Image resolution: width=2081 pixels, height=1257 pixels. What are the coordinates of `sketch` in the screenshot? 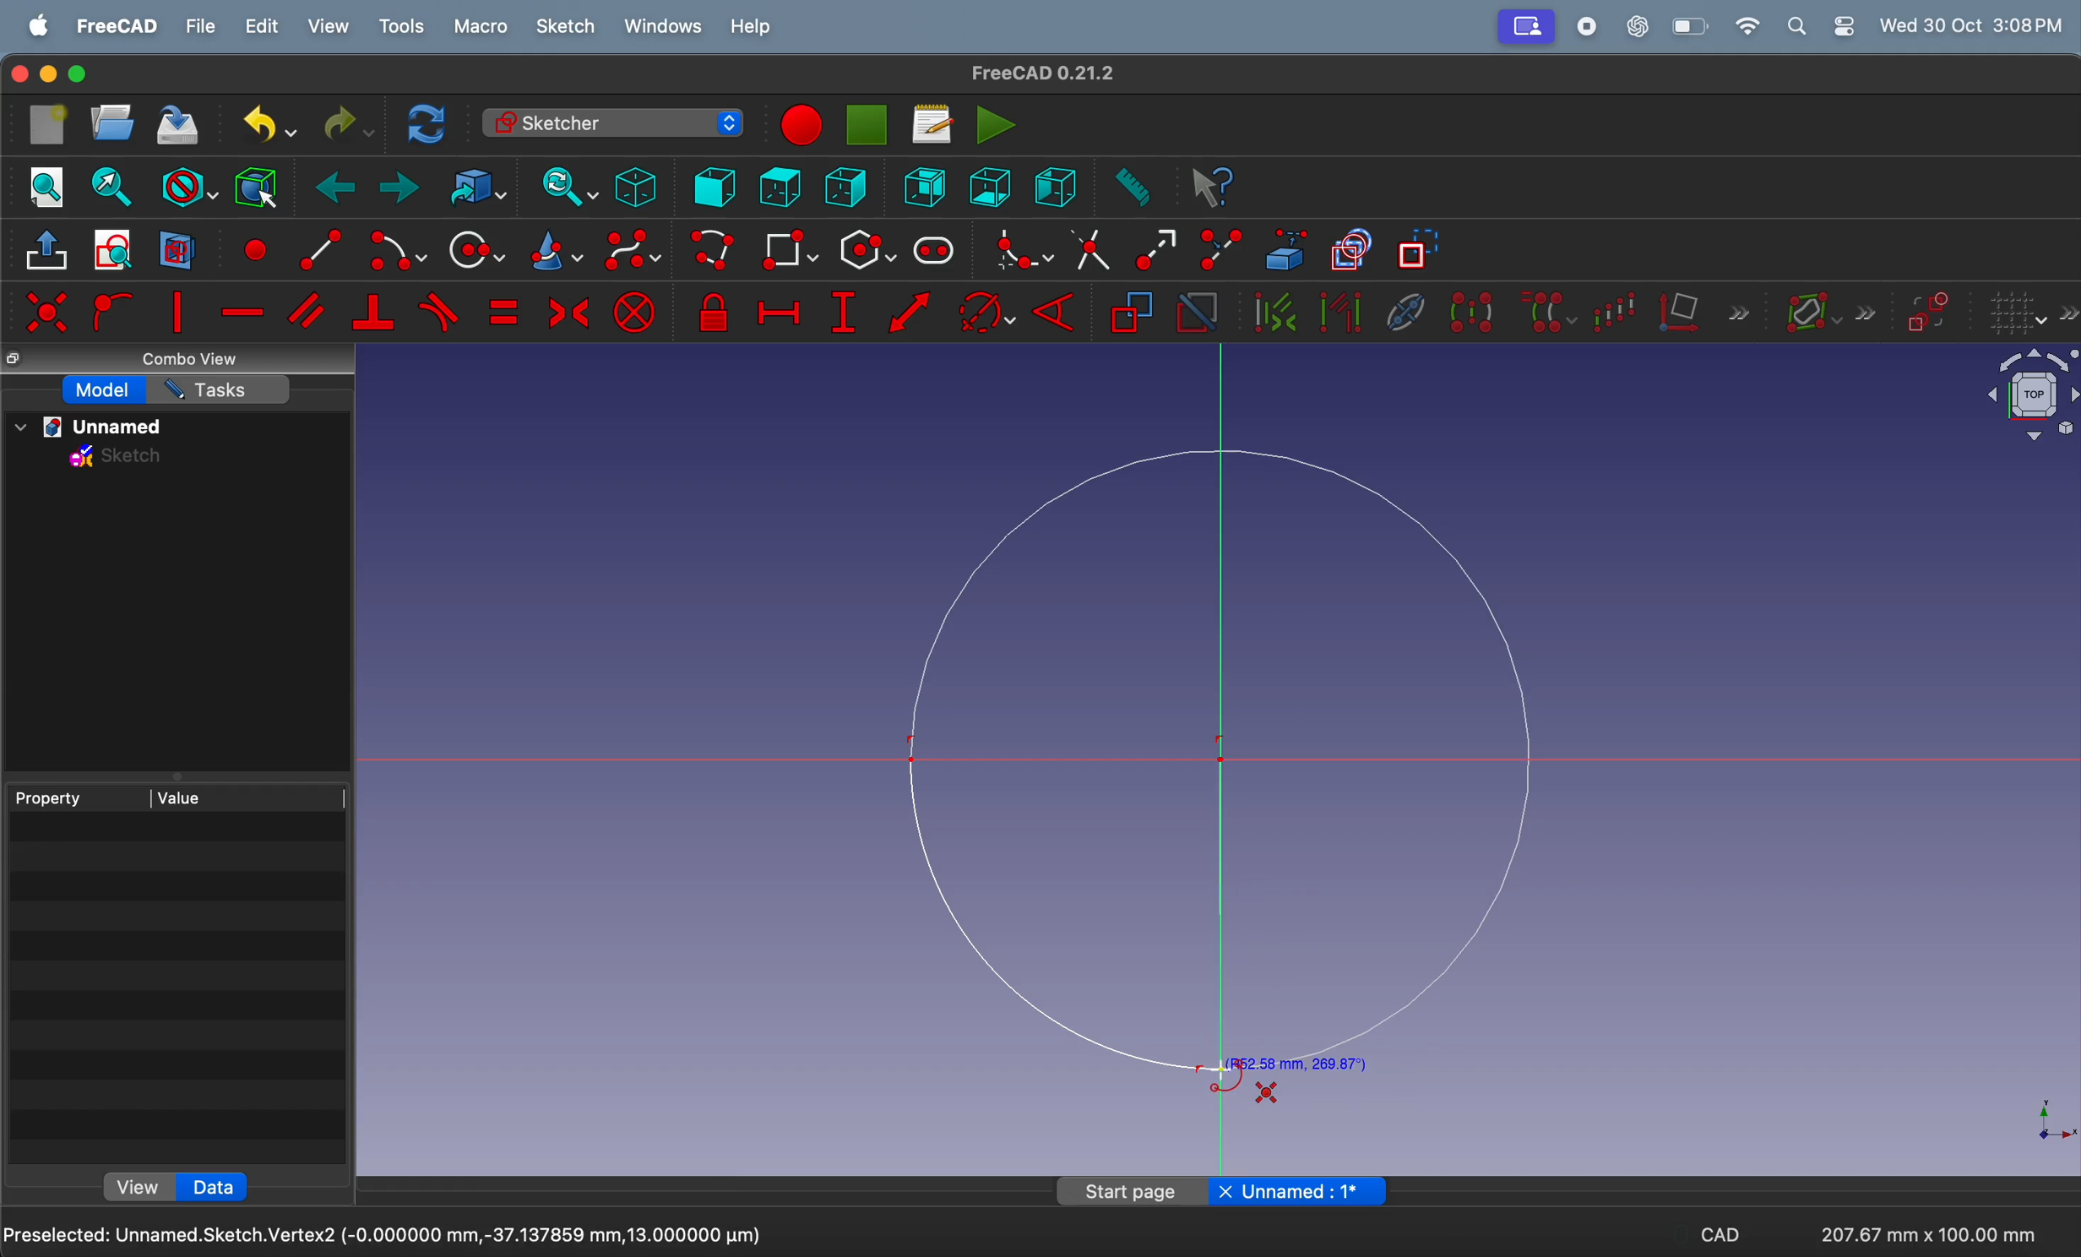 It's located at (117, 460).